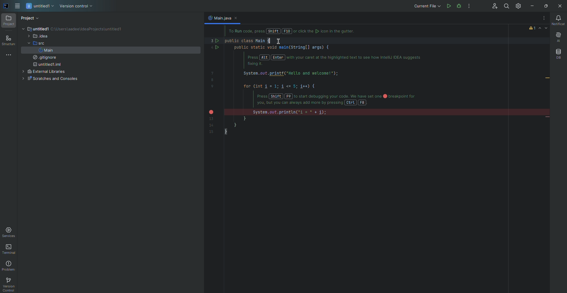  I want to click on Code, so click(327, 86).